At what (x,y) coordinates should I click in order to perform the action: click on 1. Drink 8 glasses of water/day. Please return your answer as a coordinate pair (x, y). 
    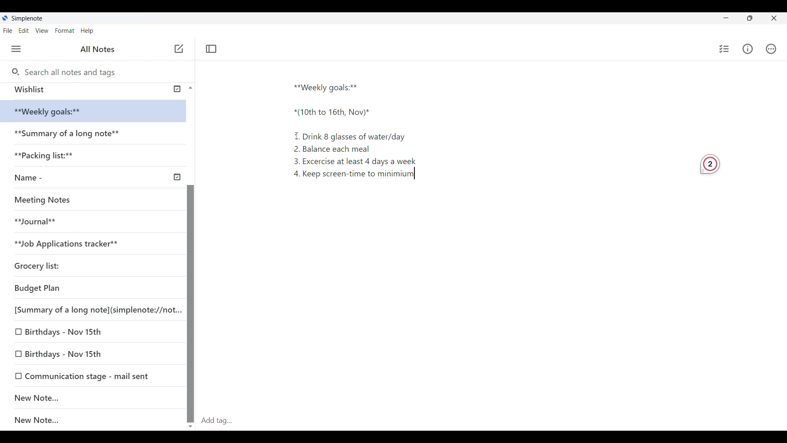
    Looking at the image, I should click on (352, 135).